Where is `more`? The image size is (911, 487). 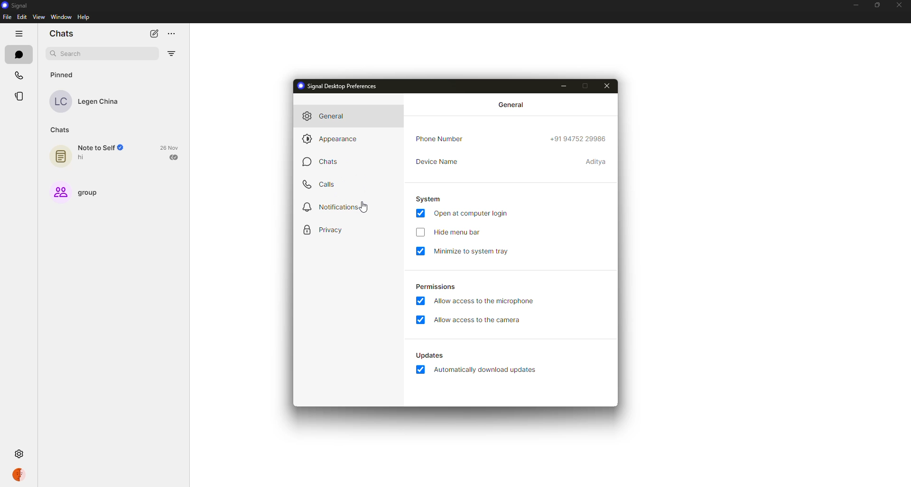 more is located at coordinates (171, 33).